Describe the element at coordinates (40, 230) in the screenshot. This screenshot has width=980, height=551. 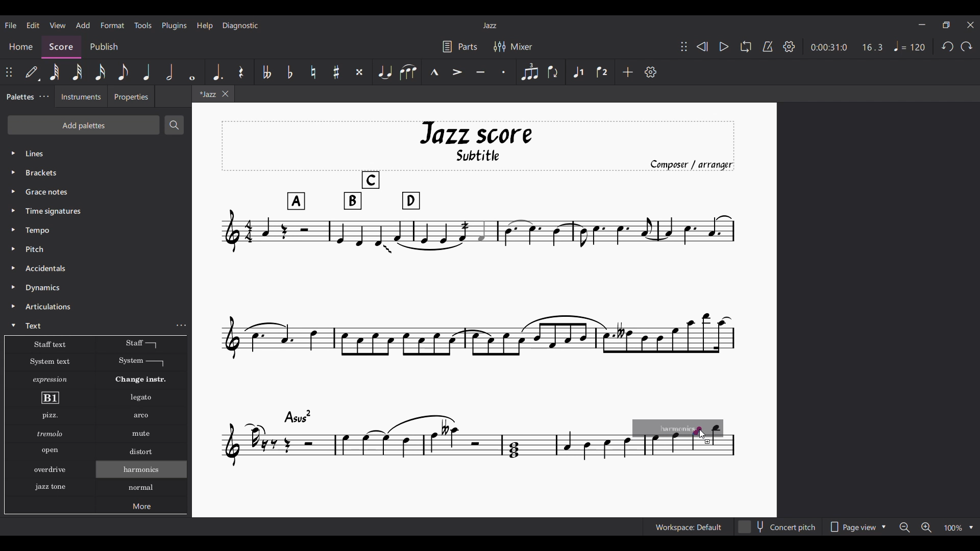
I see `tempo` at that location.